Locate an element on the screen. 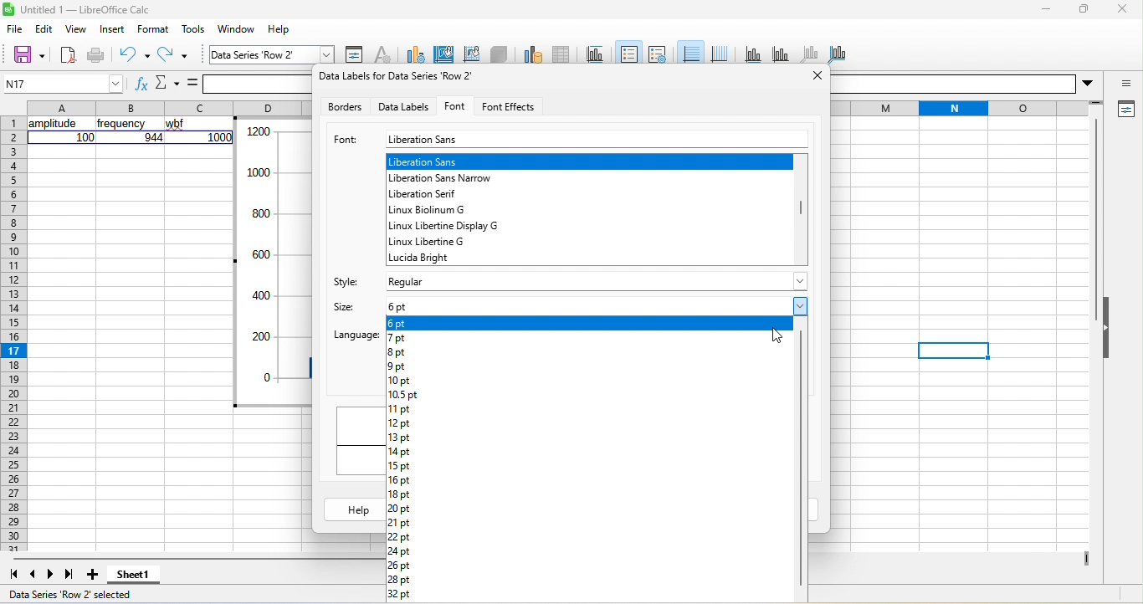 This screenshot has height=604, width=1143. data table is located at coordinates (561, 54).